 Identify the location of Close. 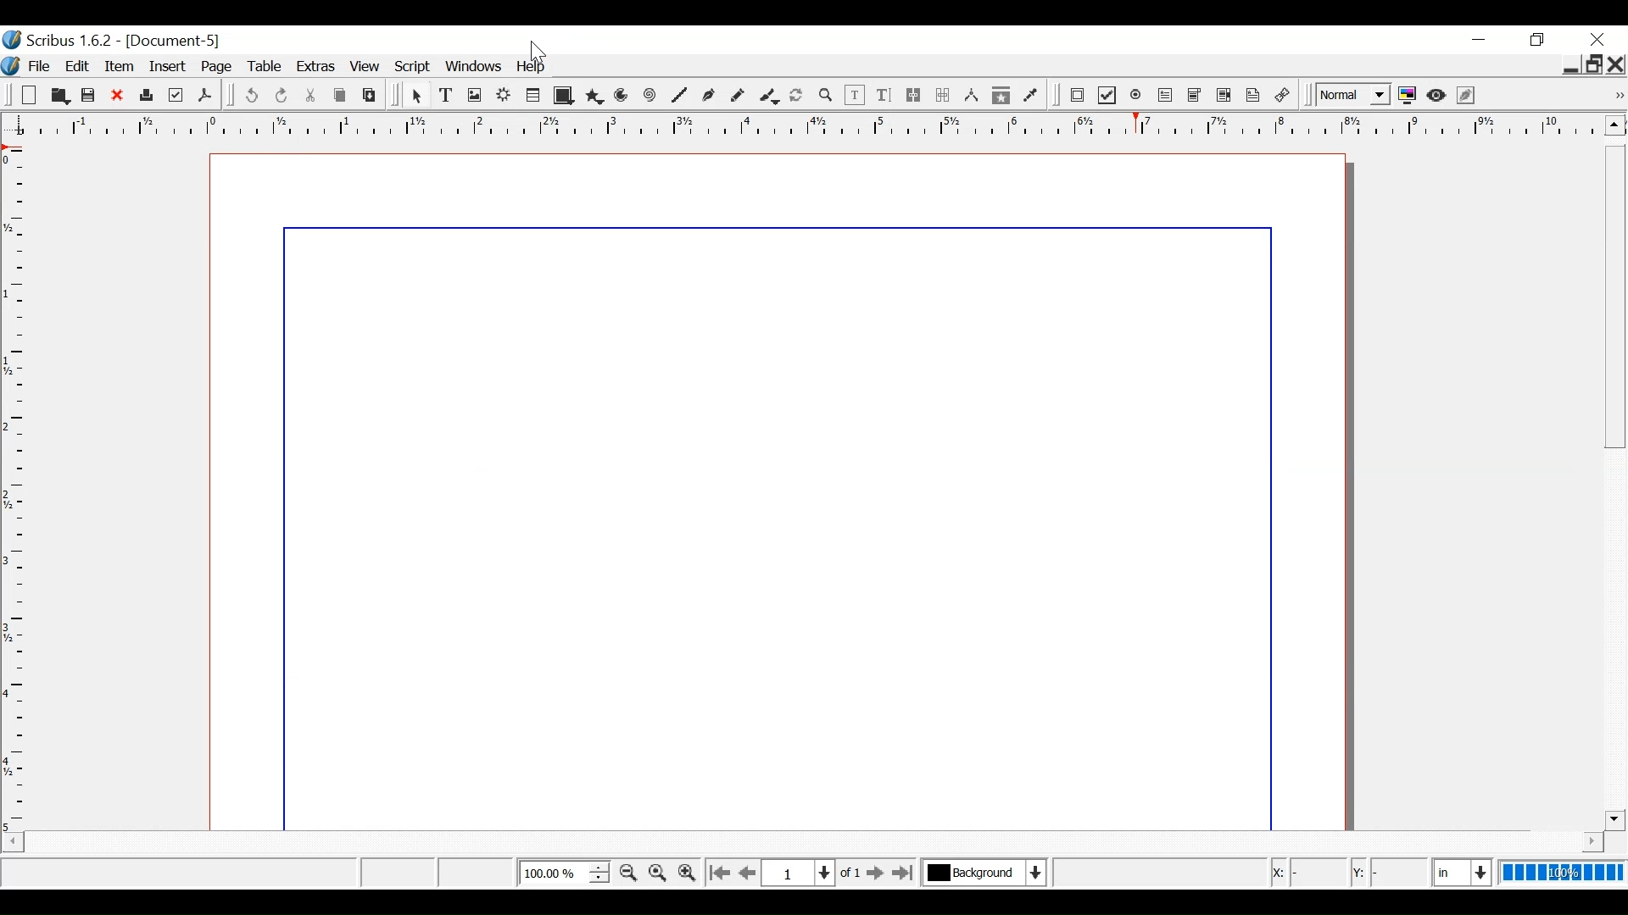
(118, 97).